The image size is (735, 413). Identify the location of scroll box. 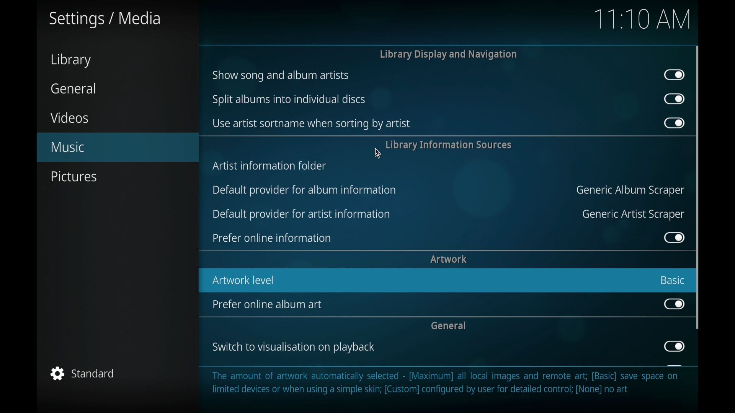
(697, 187).